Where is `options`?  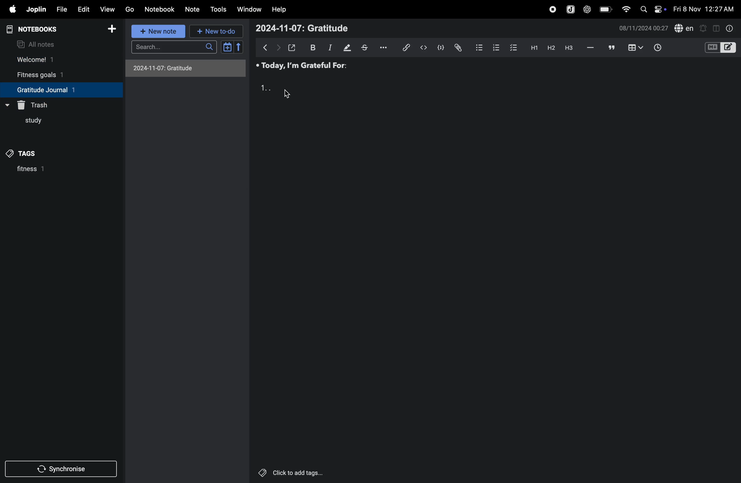
options is located at coordinates (386, 47).